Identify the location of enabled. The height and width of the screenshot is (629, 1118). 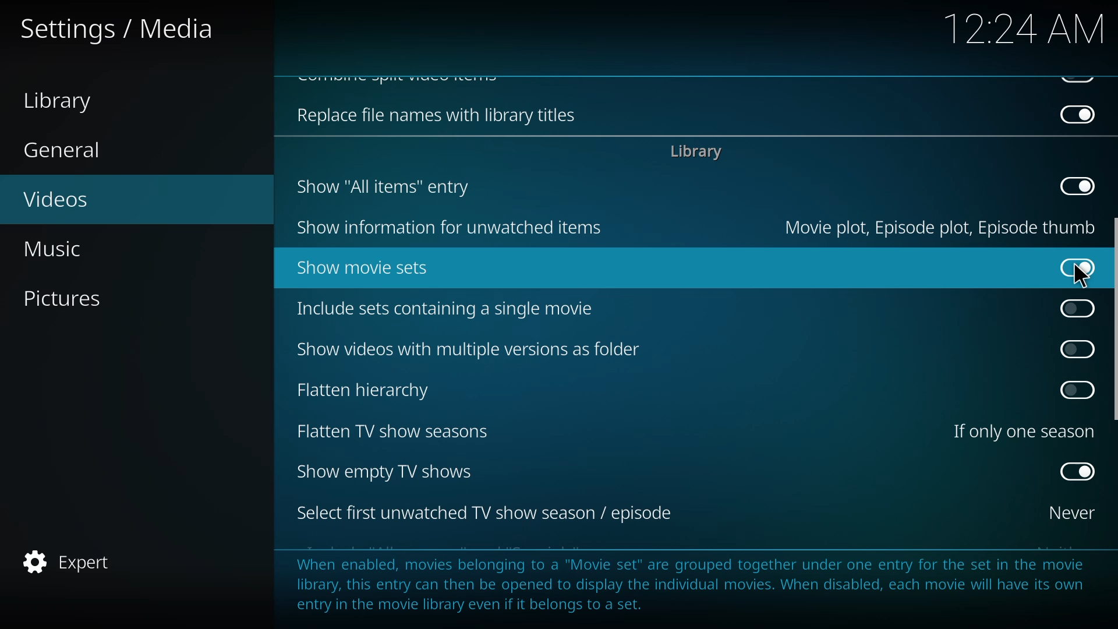
(1071, 267).